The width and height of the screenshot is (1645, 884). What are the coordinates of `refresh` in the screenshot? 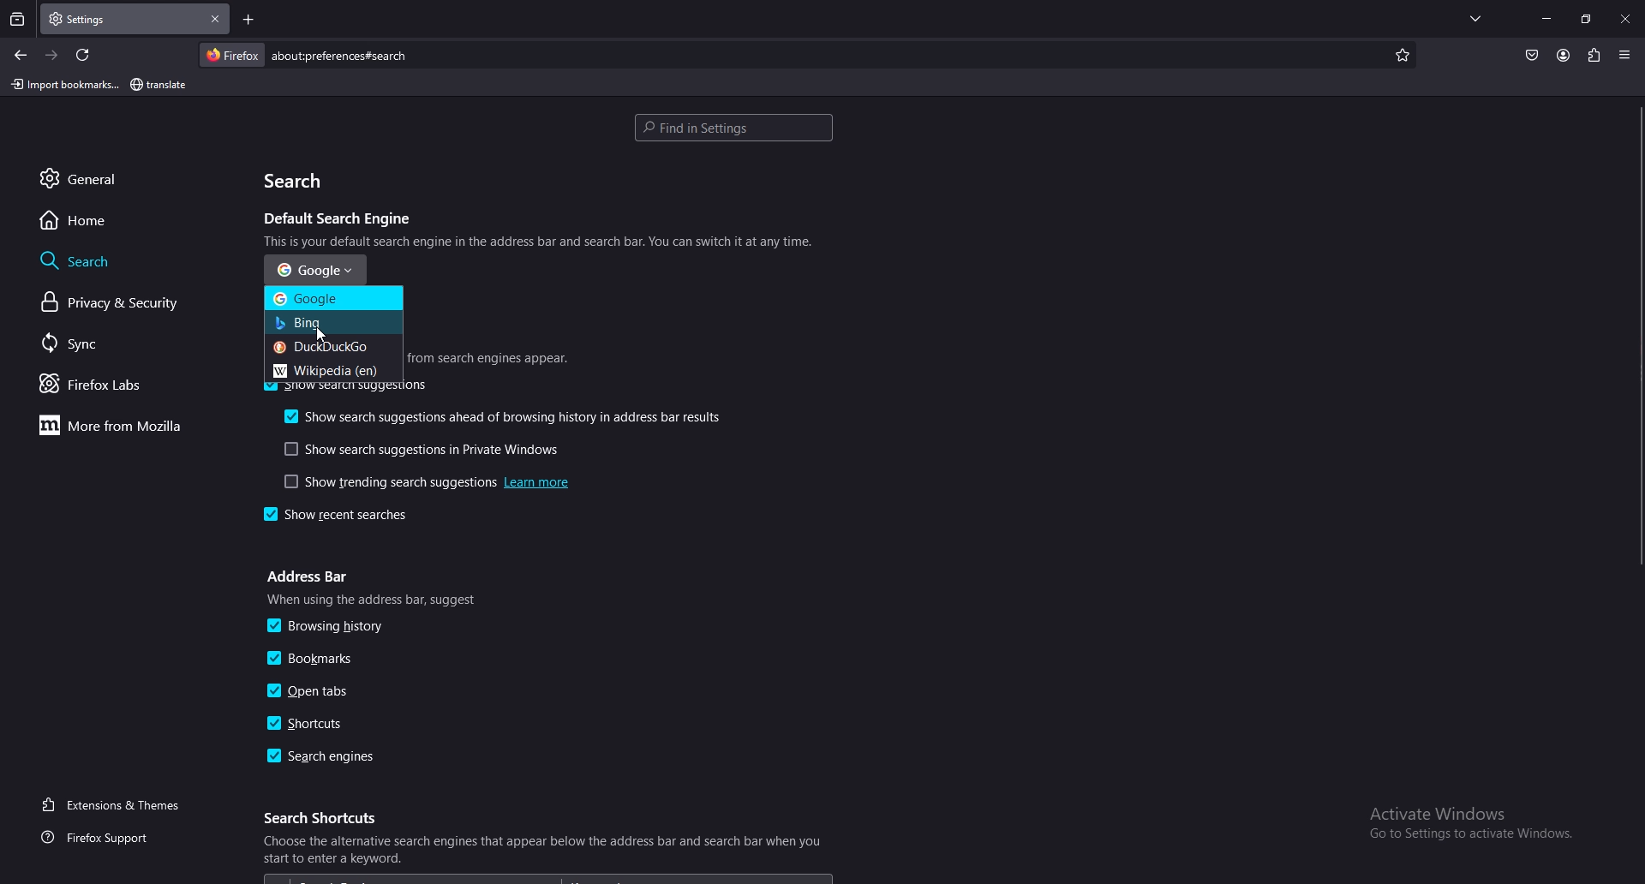 It's located at (86, 55).